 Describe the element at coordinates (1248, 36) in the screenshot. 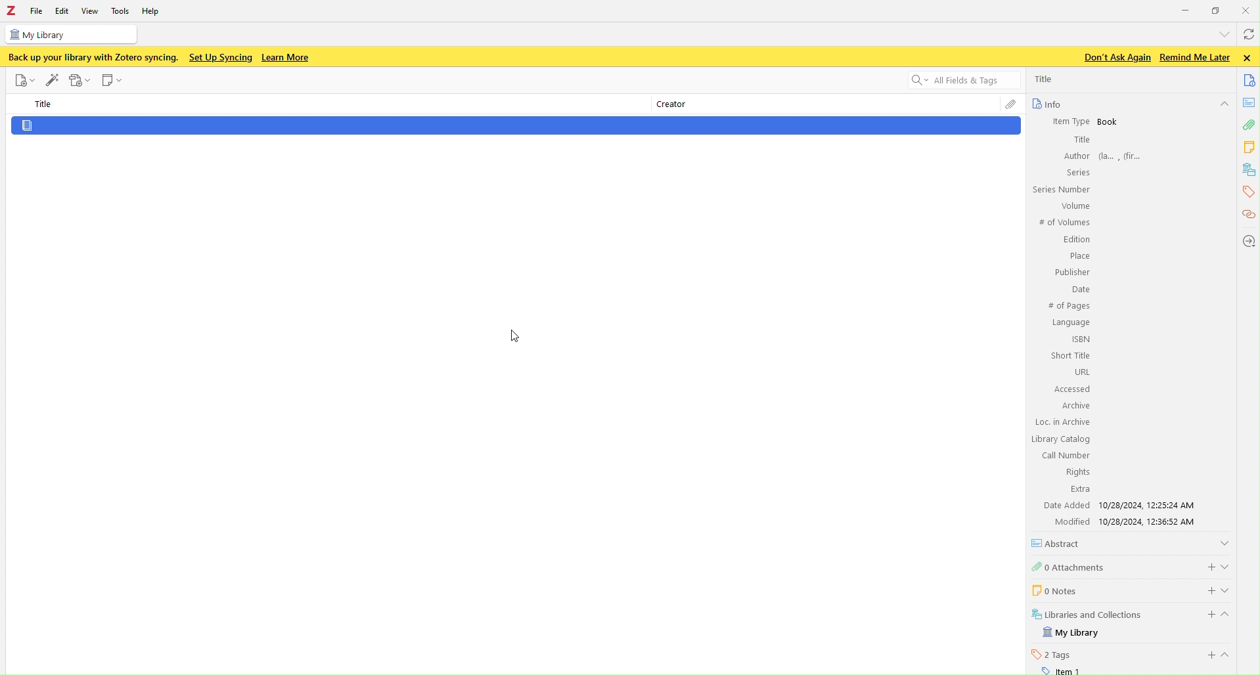

I see `refresh ` at that location.